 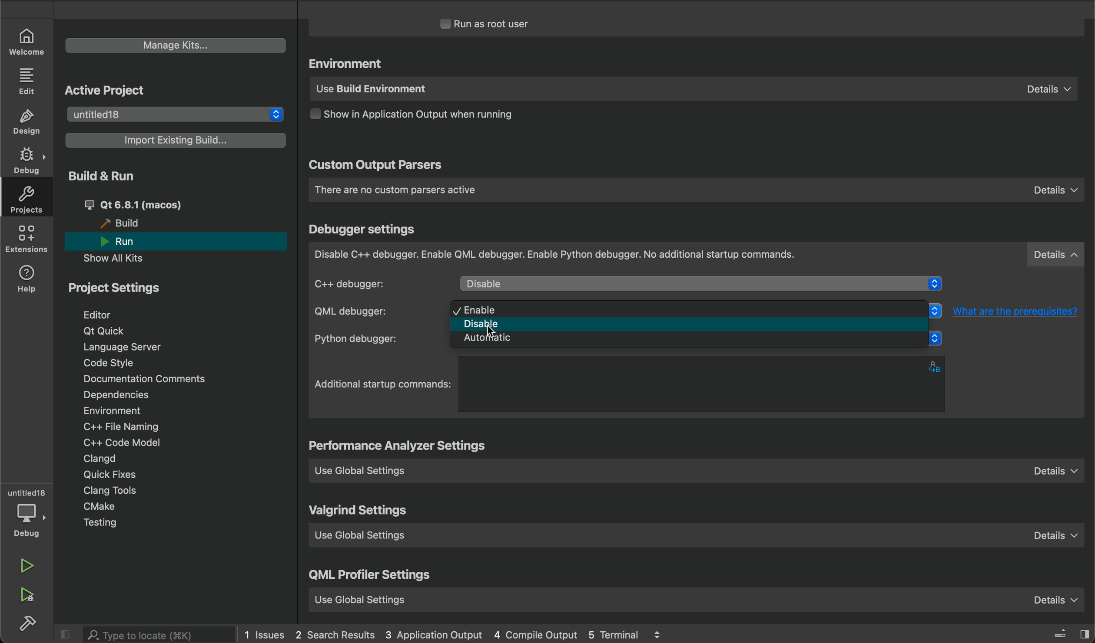 I want to click on qt, so click(x=153, y=204).